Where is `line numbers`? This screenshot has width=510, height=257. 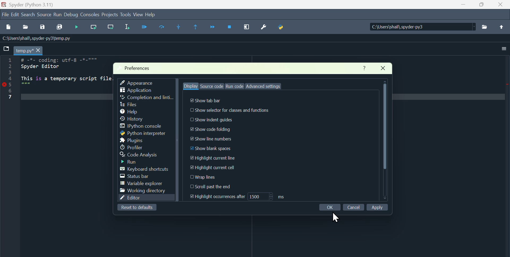
line numbers is located at coordinates (7, 80).